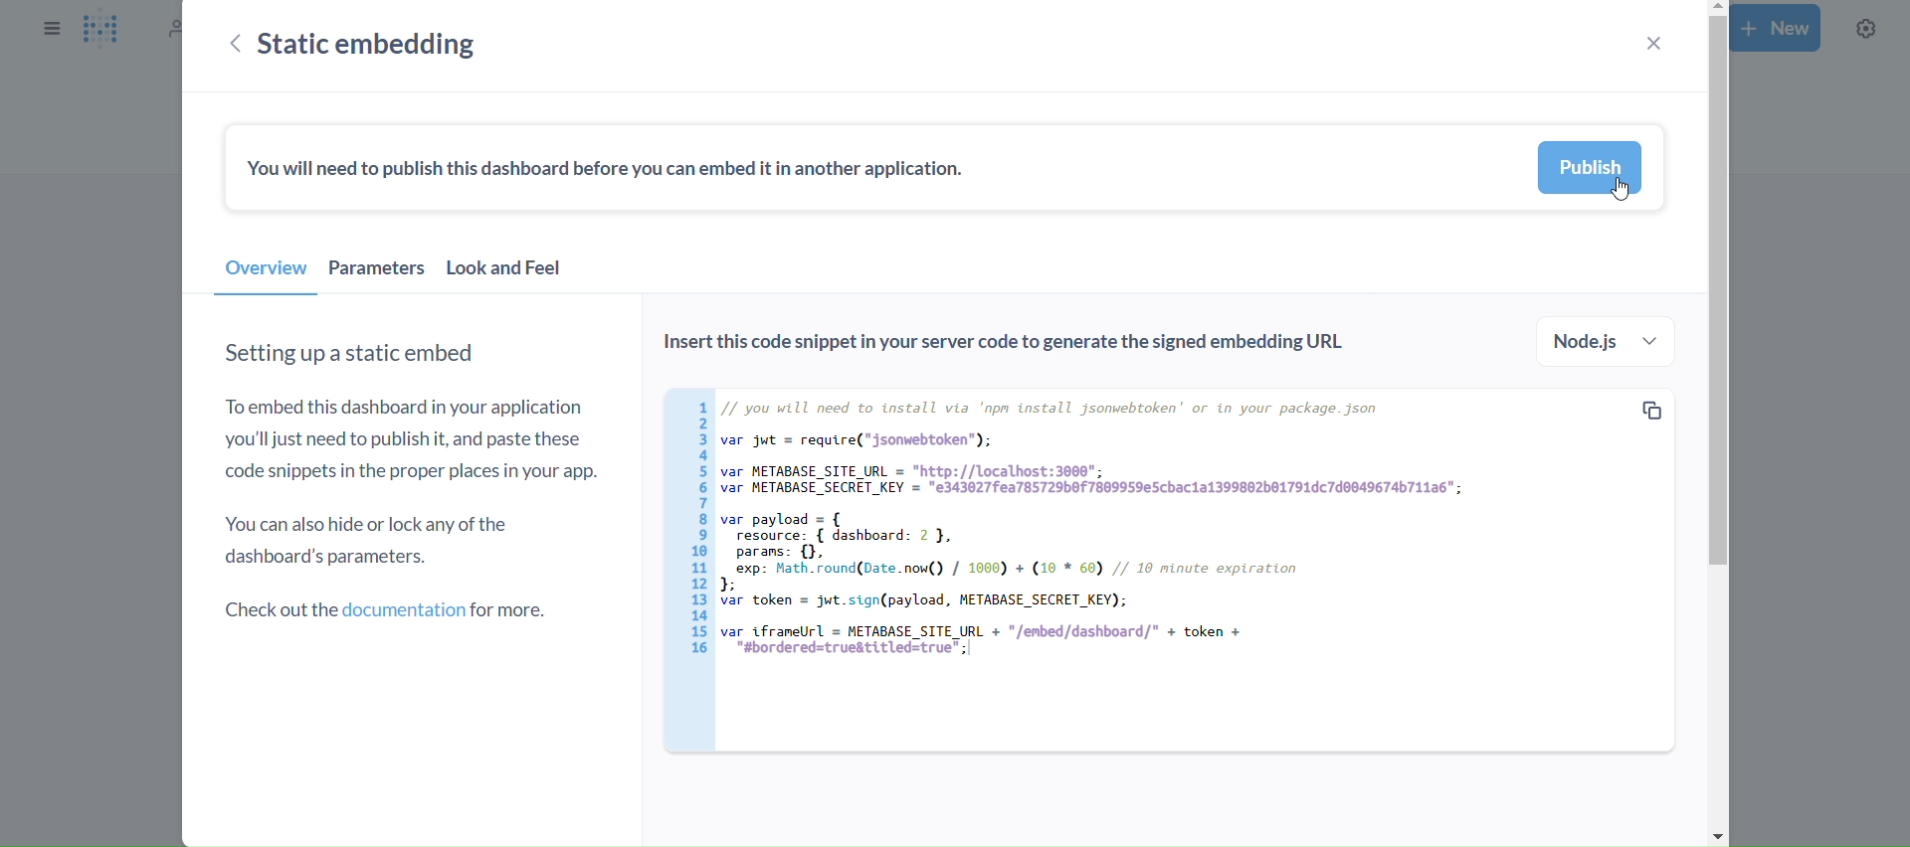 The height and width of the screenshot is (847, 1910). I want to click on Setting up a static embed

To embed this dashboard in your application
you'll just need to publish it, and paste these
code snippets in the proper places in your app.
You can also hide or lock any of the
dashboard’s parameters., so click(413, 458).